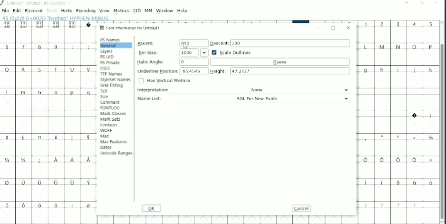 This screenshot has height=224, width=446. What do you see at coordinates (148, 11) in the screenshot?
I see `MM` at bounding box center [148, 11].